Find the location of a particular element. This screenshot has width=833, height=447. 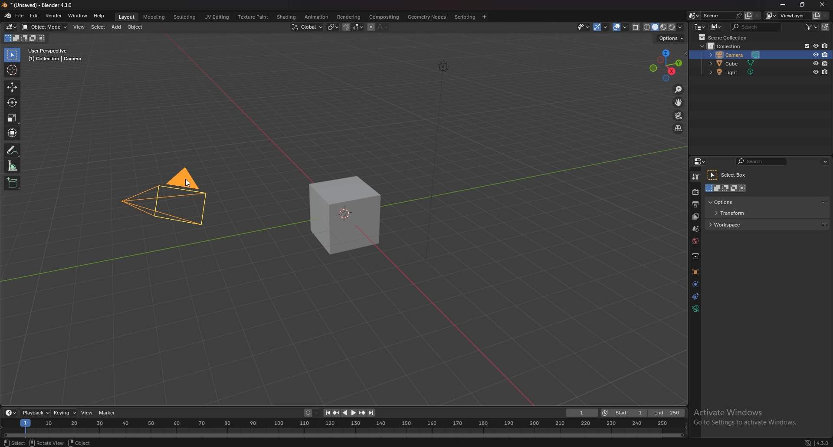

layout is located at coordinates (128, 17).